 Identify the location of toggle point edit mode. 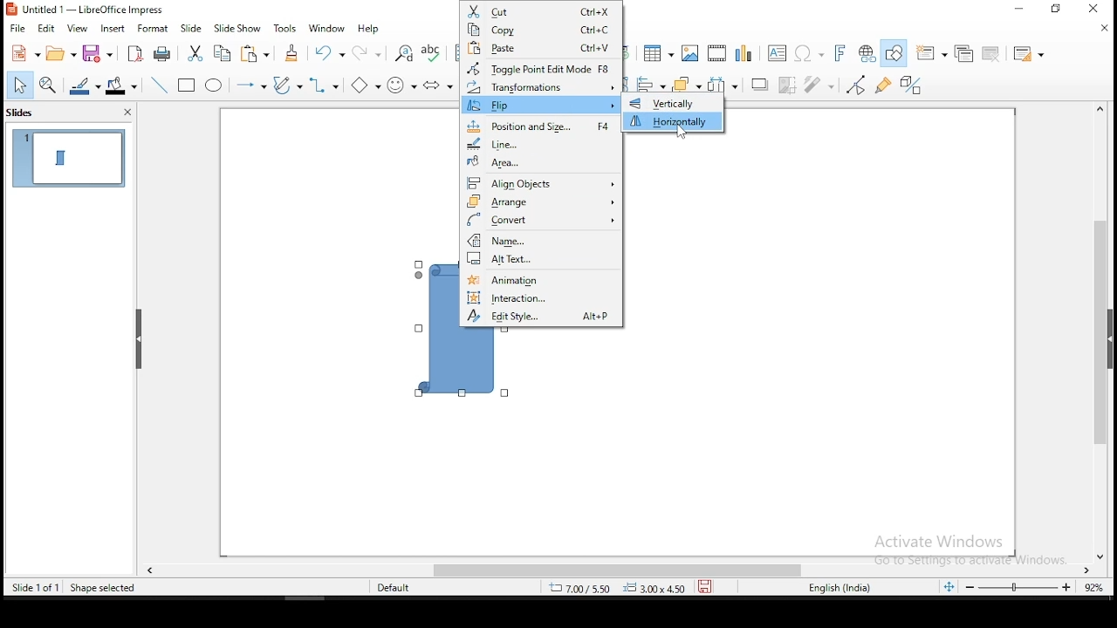
(540, 68).